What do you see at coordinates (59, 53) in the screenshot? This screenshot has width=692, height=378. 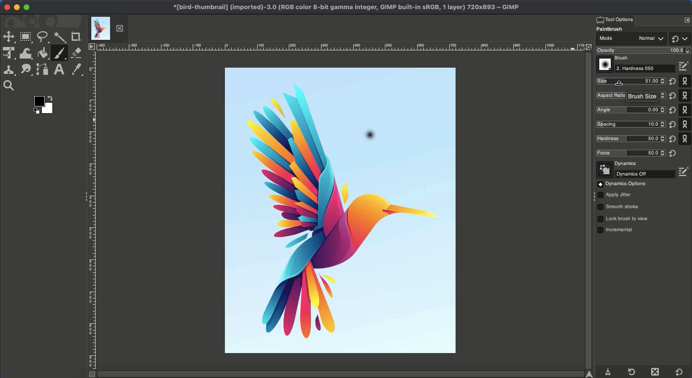 I see `Paintbrush` at bounding box center [59, 53].